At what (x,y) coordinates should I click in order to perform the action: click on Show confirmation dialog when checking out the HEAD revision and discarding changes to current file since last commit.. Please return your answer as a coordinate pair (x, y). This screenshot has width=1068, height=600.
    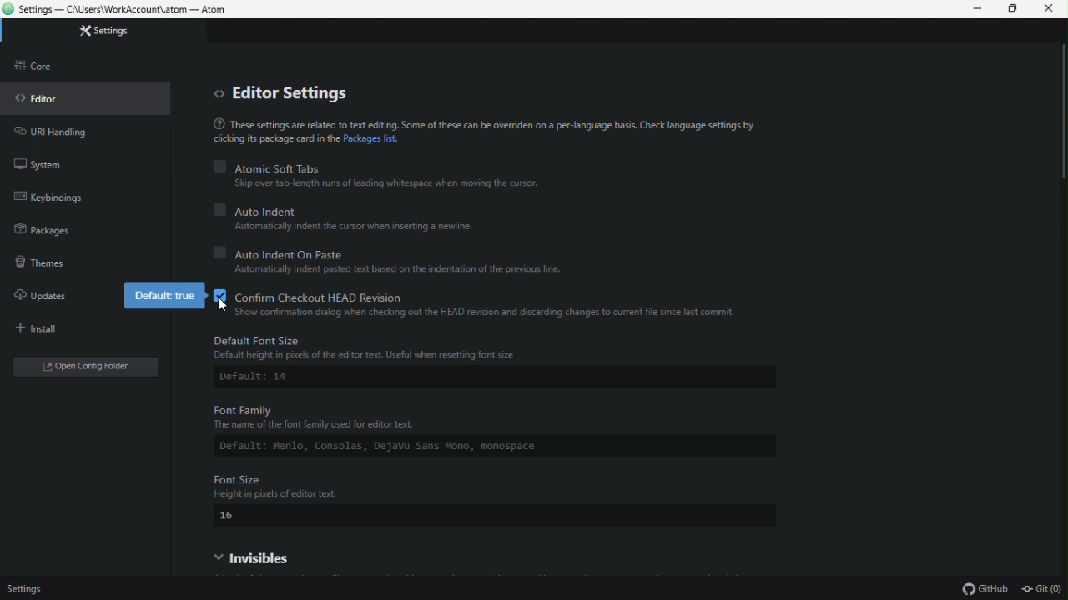
    Looking at the image, I should click on (480, 312).